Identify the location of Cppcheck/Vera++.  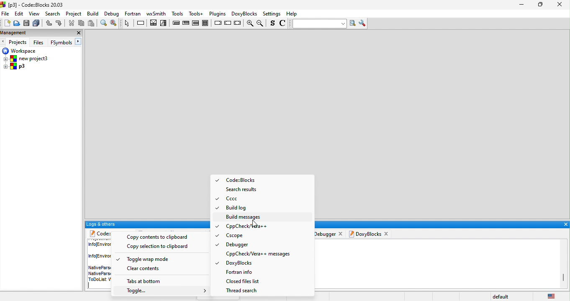
(247, 226).